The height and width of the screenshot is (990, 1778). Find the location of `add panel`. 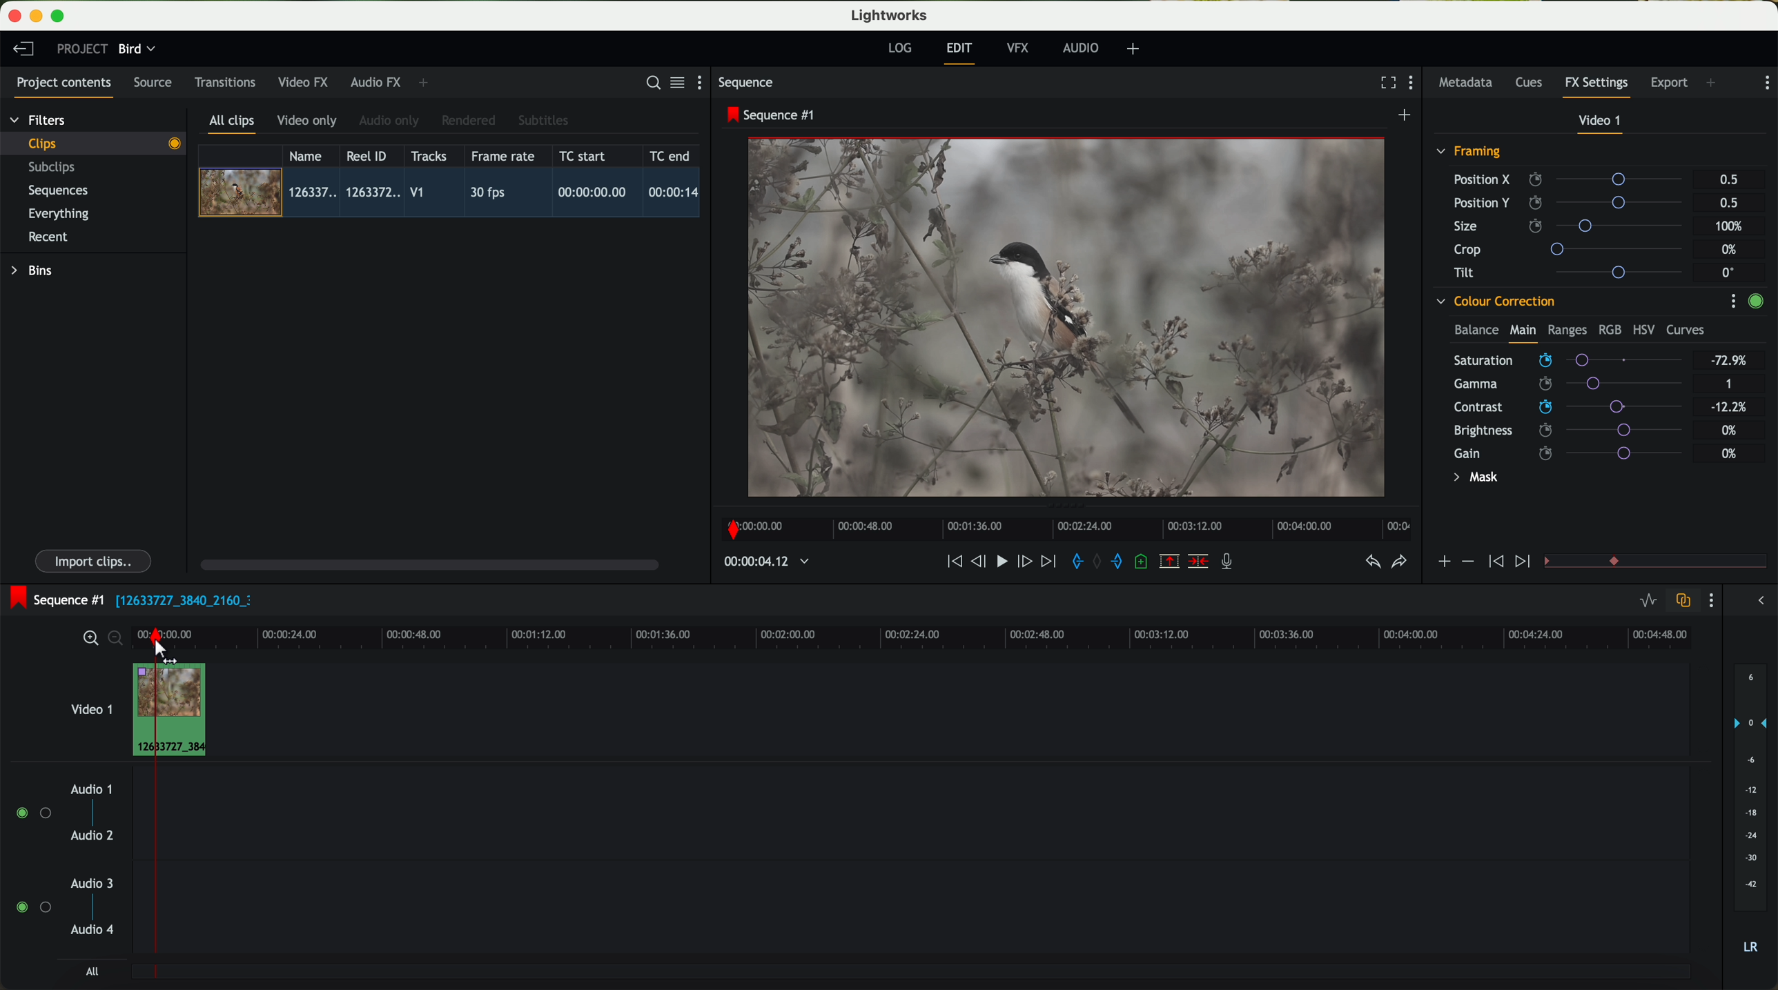

add panel is located at coordinates (427, 83).